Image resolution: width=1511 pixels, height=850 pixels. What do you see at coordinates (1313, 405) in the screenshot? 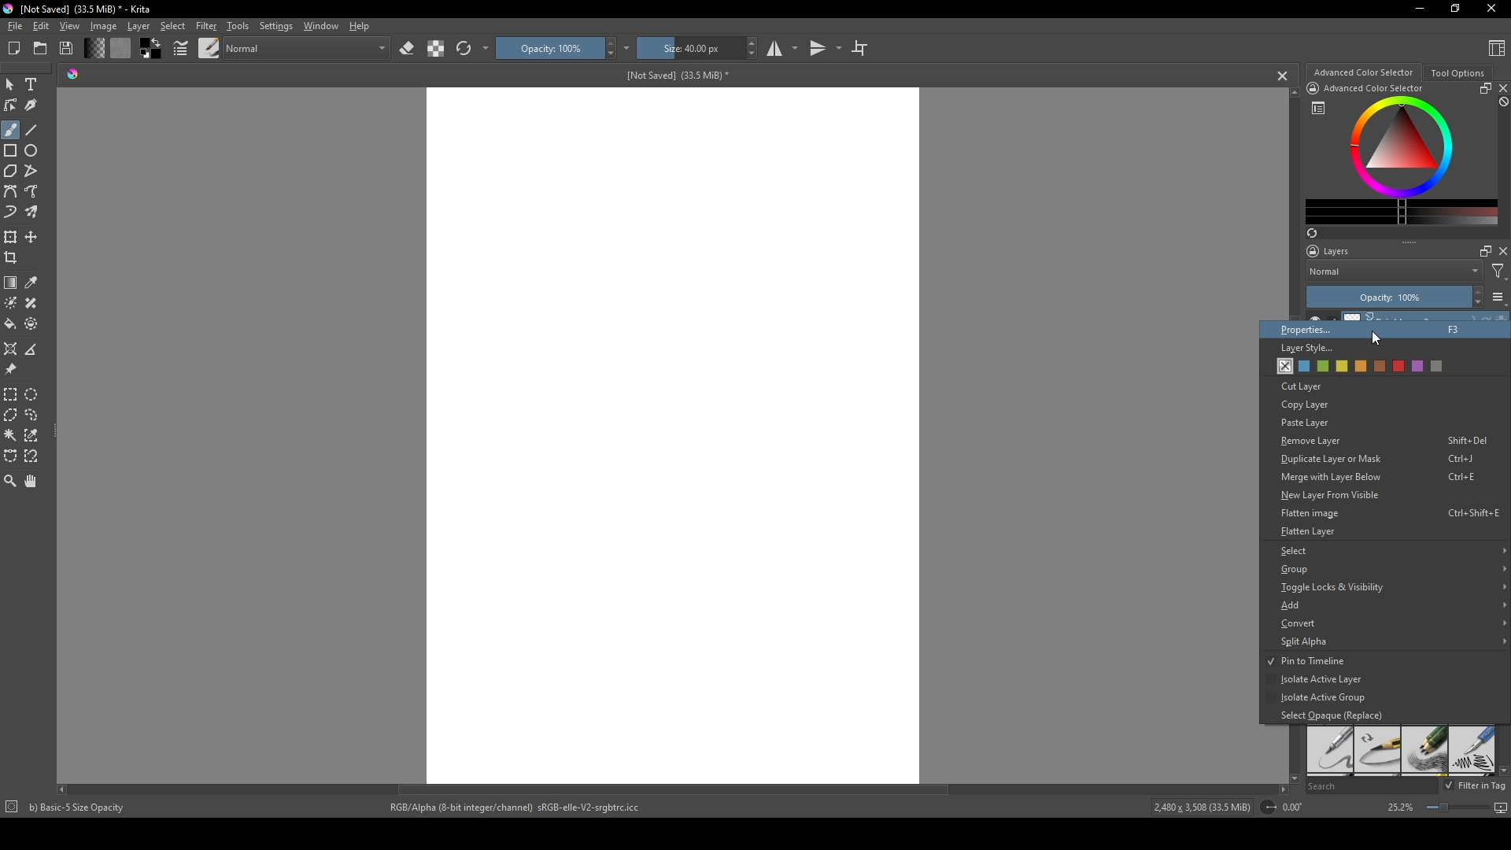
I see `Copy Layer` at bounding box center [1313, 405].